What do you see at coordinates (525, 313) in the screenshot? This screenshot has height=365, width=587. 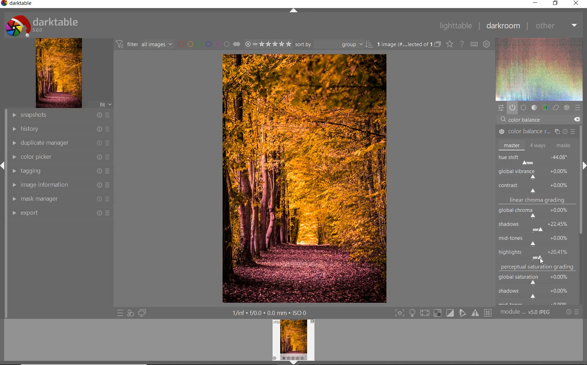 I see `module order` at bounding box center [525, 313].